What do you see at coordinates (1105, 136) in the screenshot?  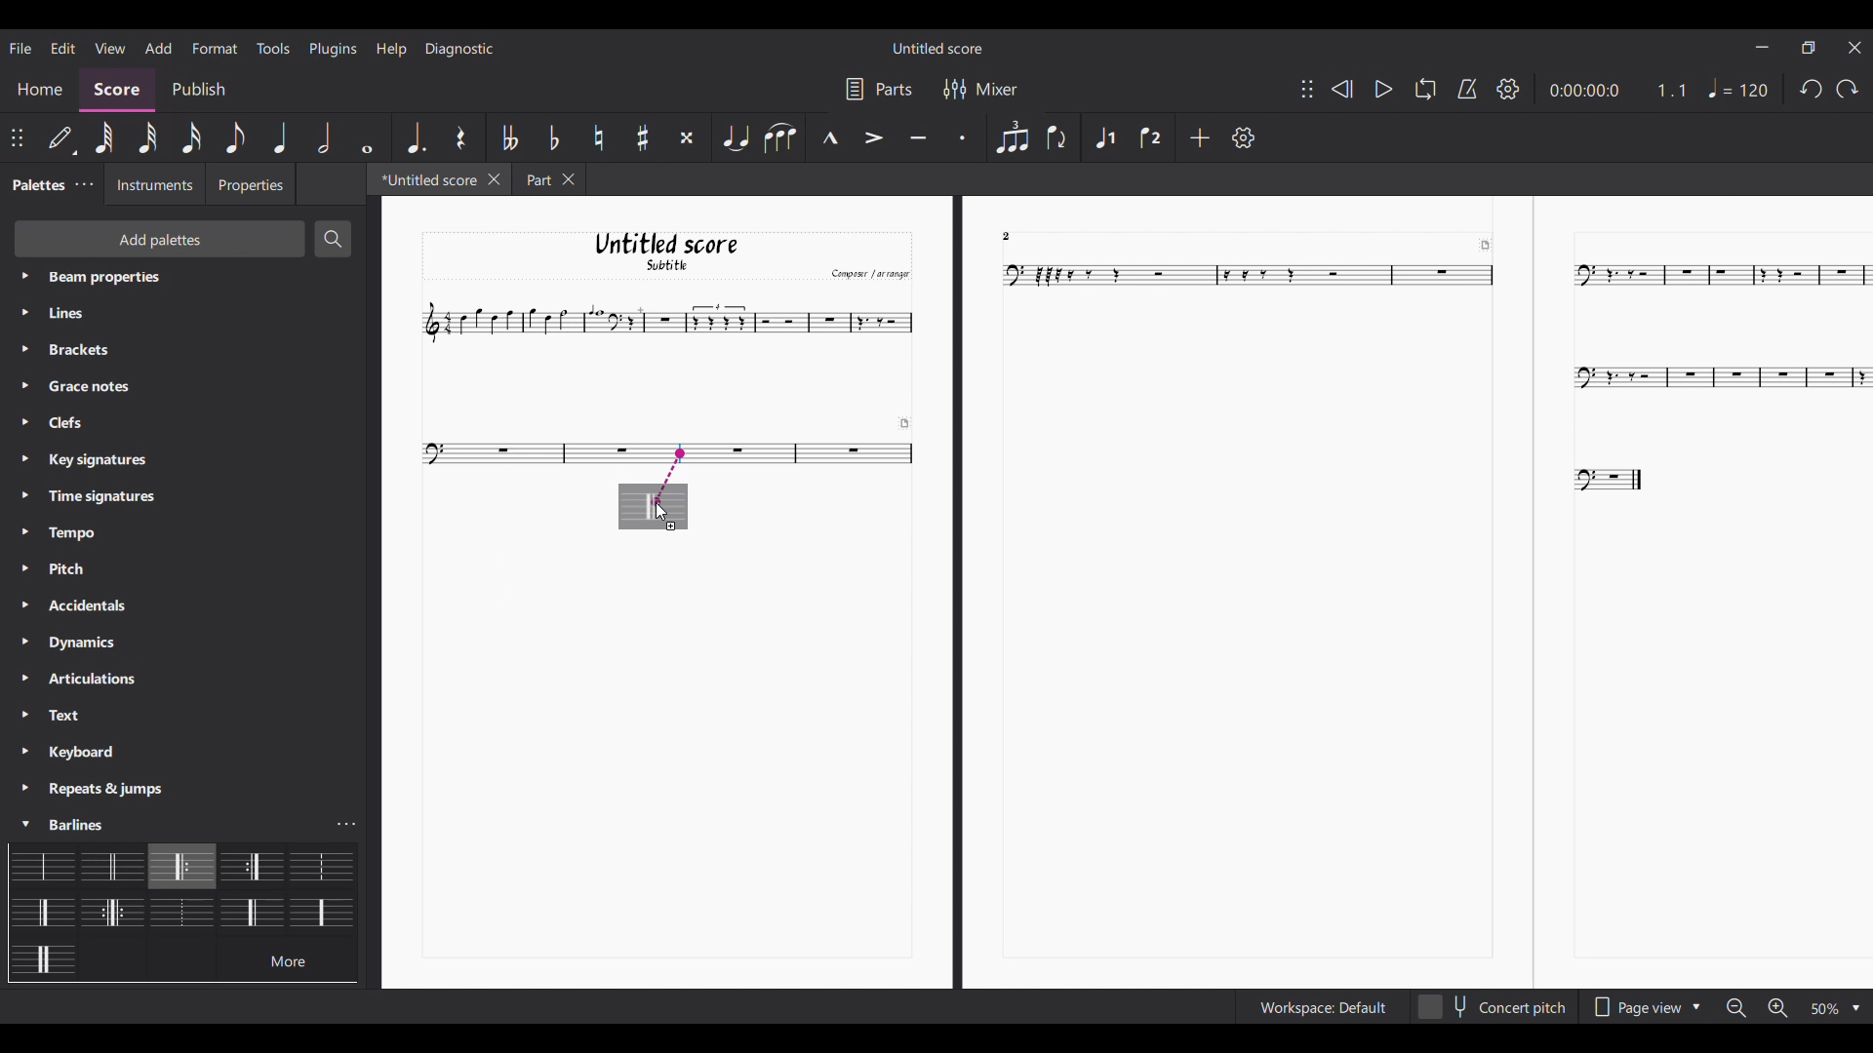 I see `Voice 1` at bounding box center [1105, 136].